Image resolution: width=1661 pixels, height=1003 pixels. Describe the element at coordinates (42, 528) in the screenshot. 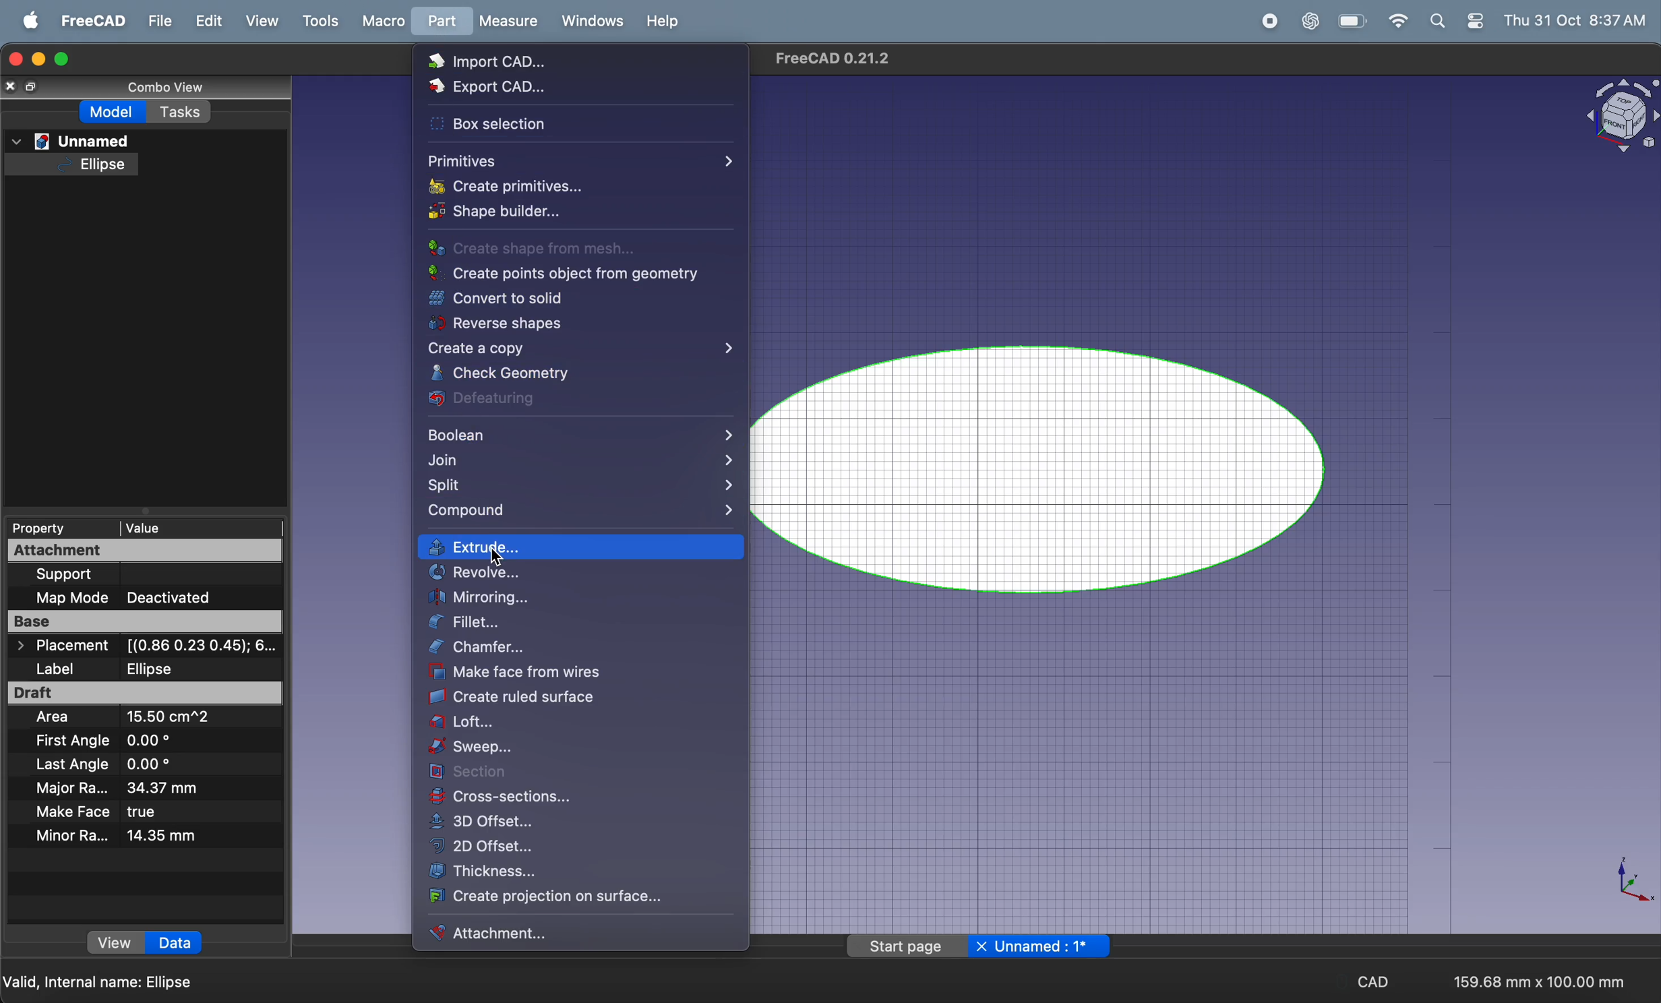

I see `property` at that location.